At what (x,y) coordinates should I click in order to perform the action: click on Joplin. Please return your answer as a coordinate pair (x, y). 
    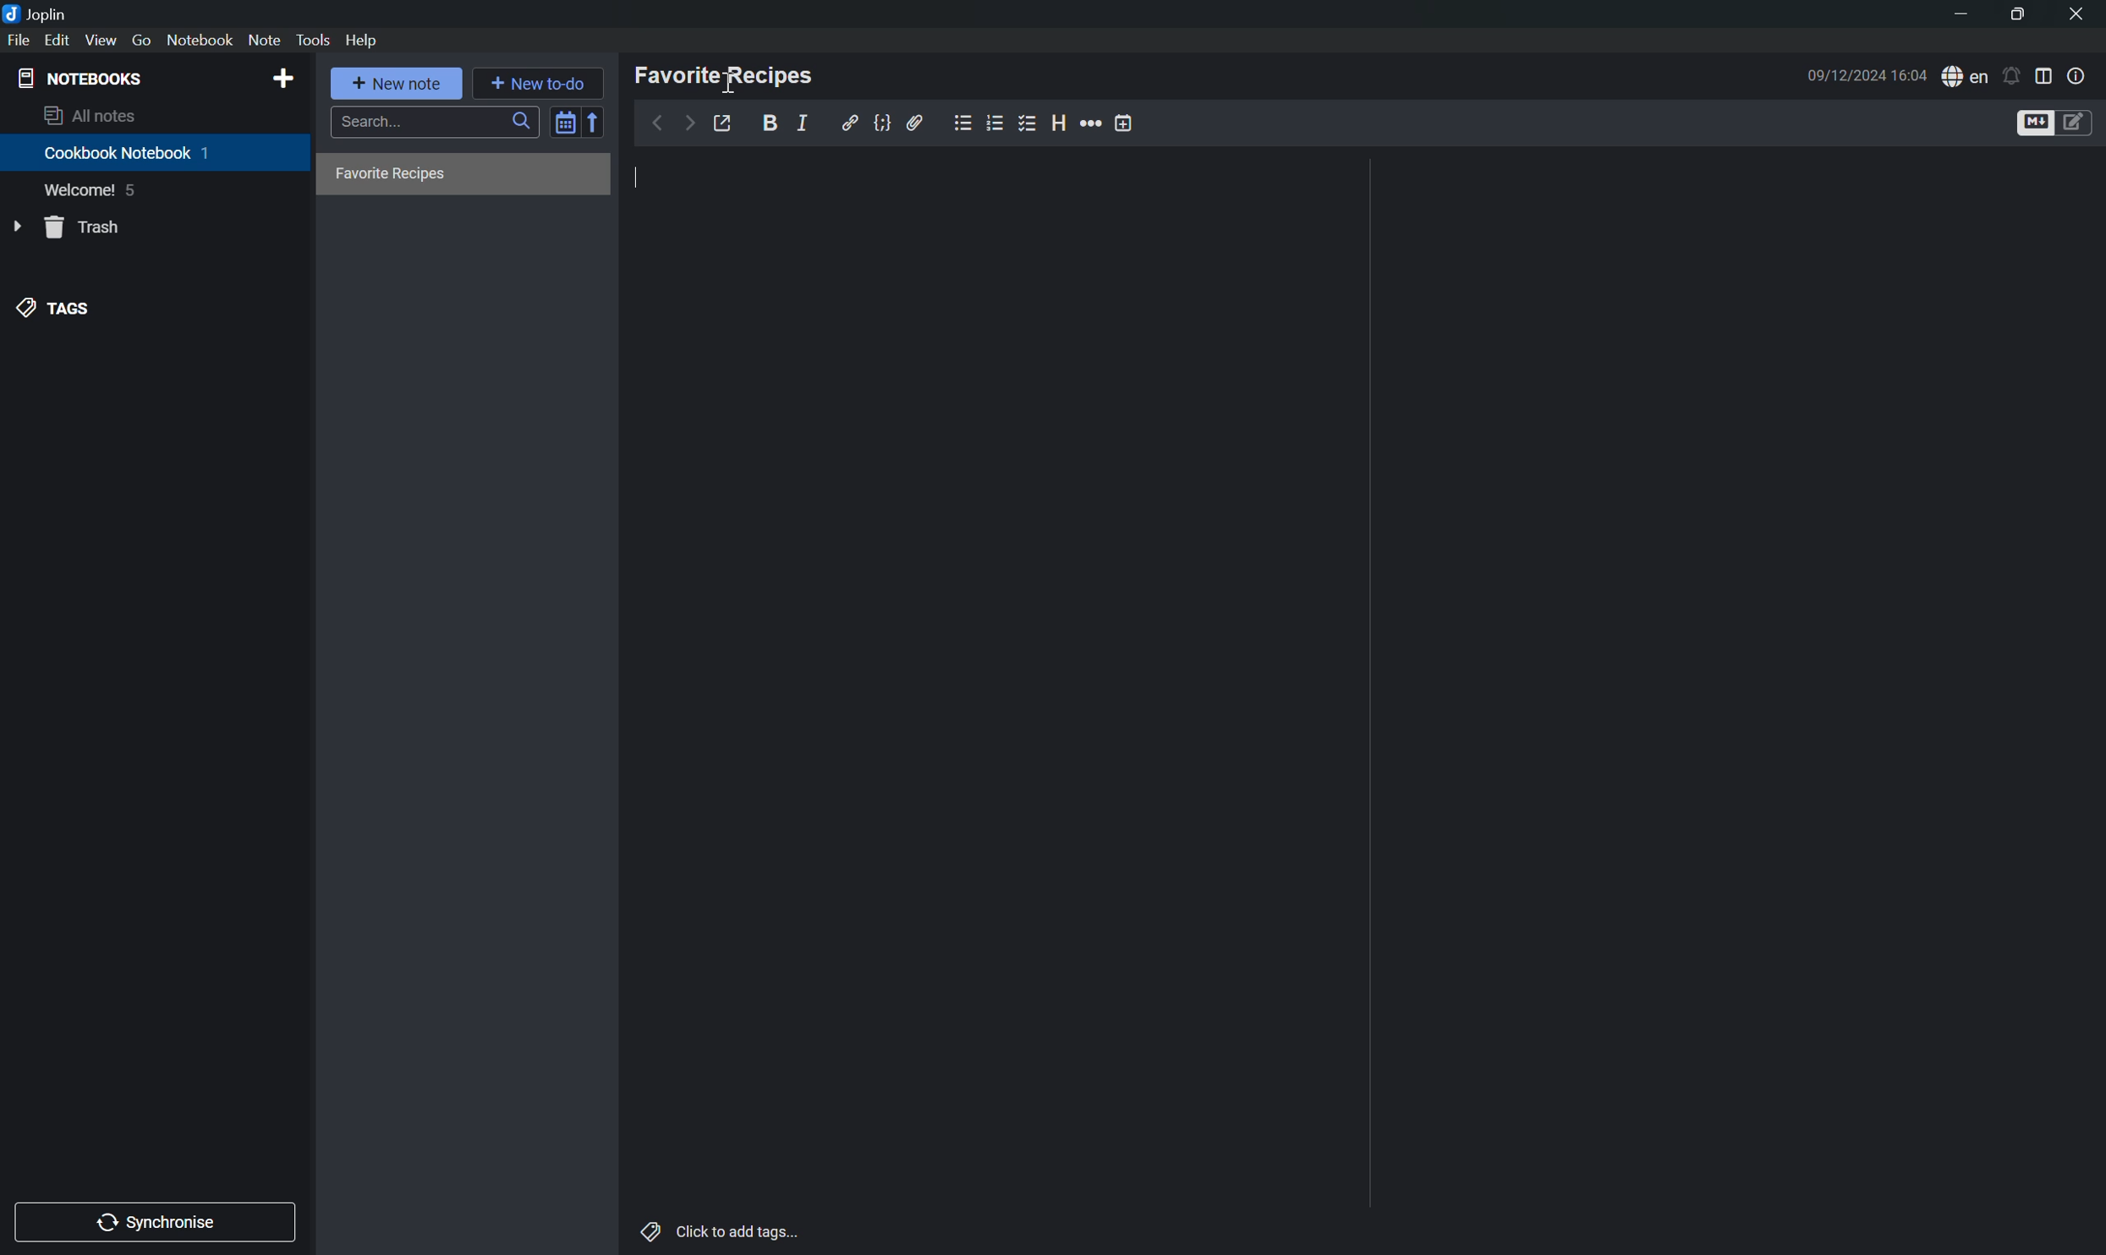
    Looking at the image, I should click on (37, 12).